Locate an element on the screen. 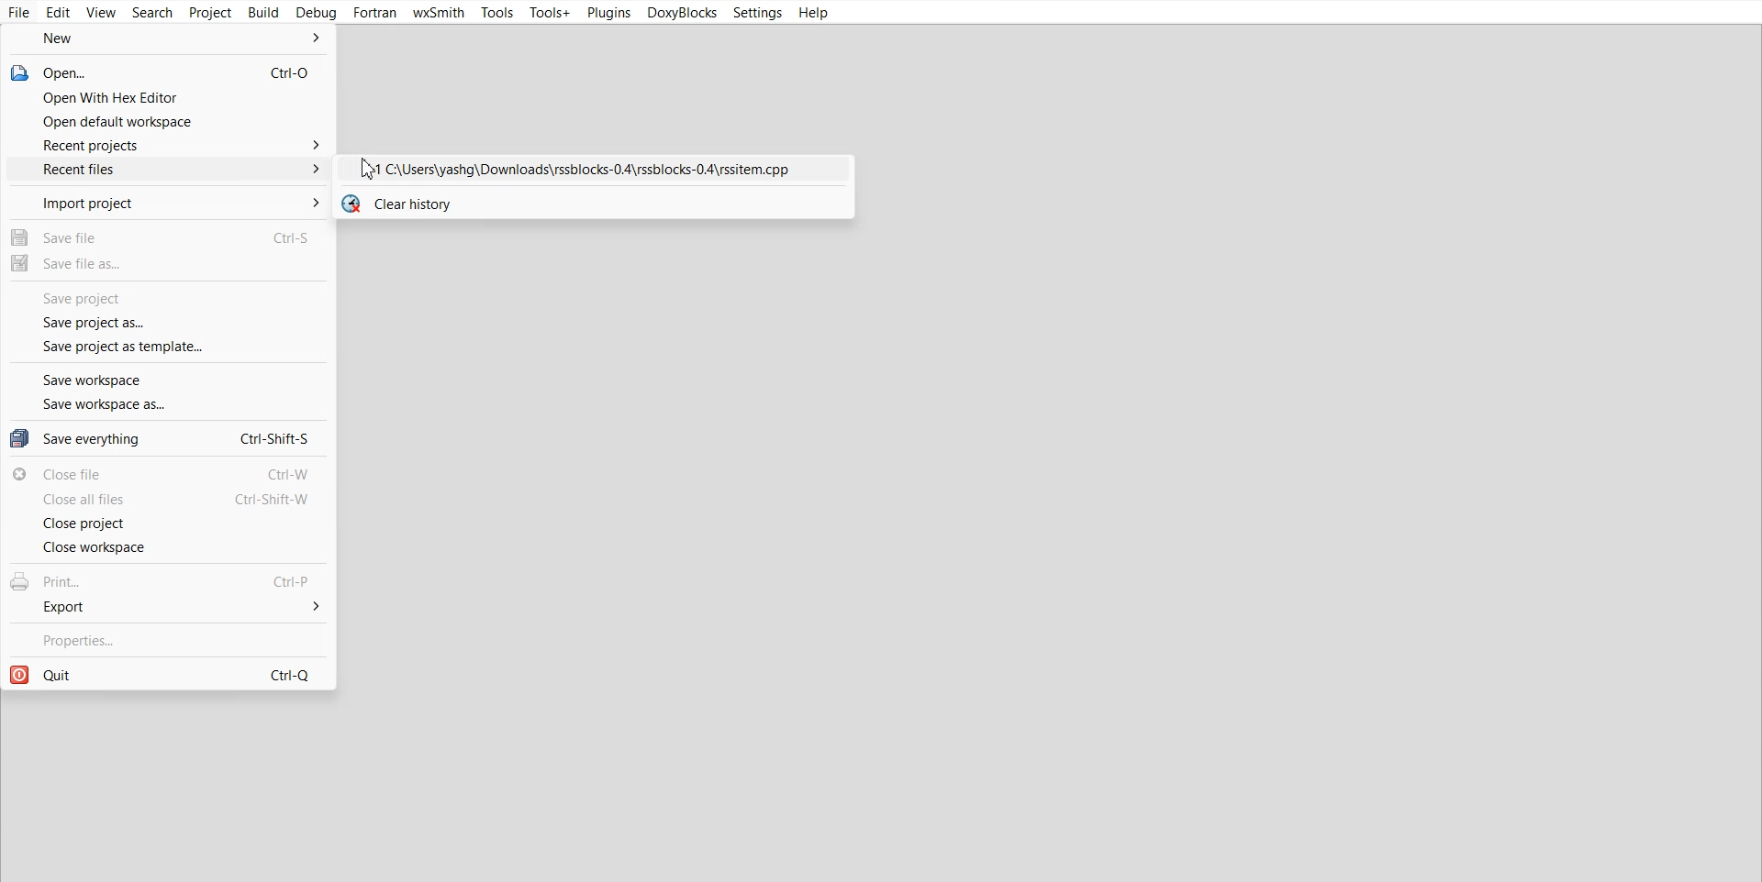 This screenshot has width=1762, height=882. Cursor is located at coordinates (369, 169).